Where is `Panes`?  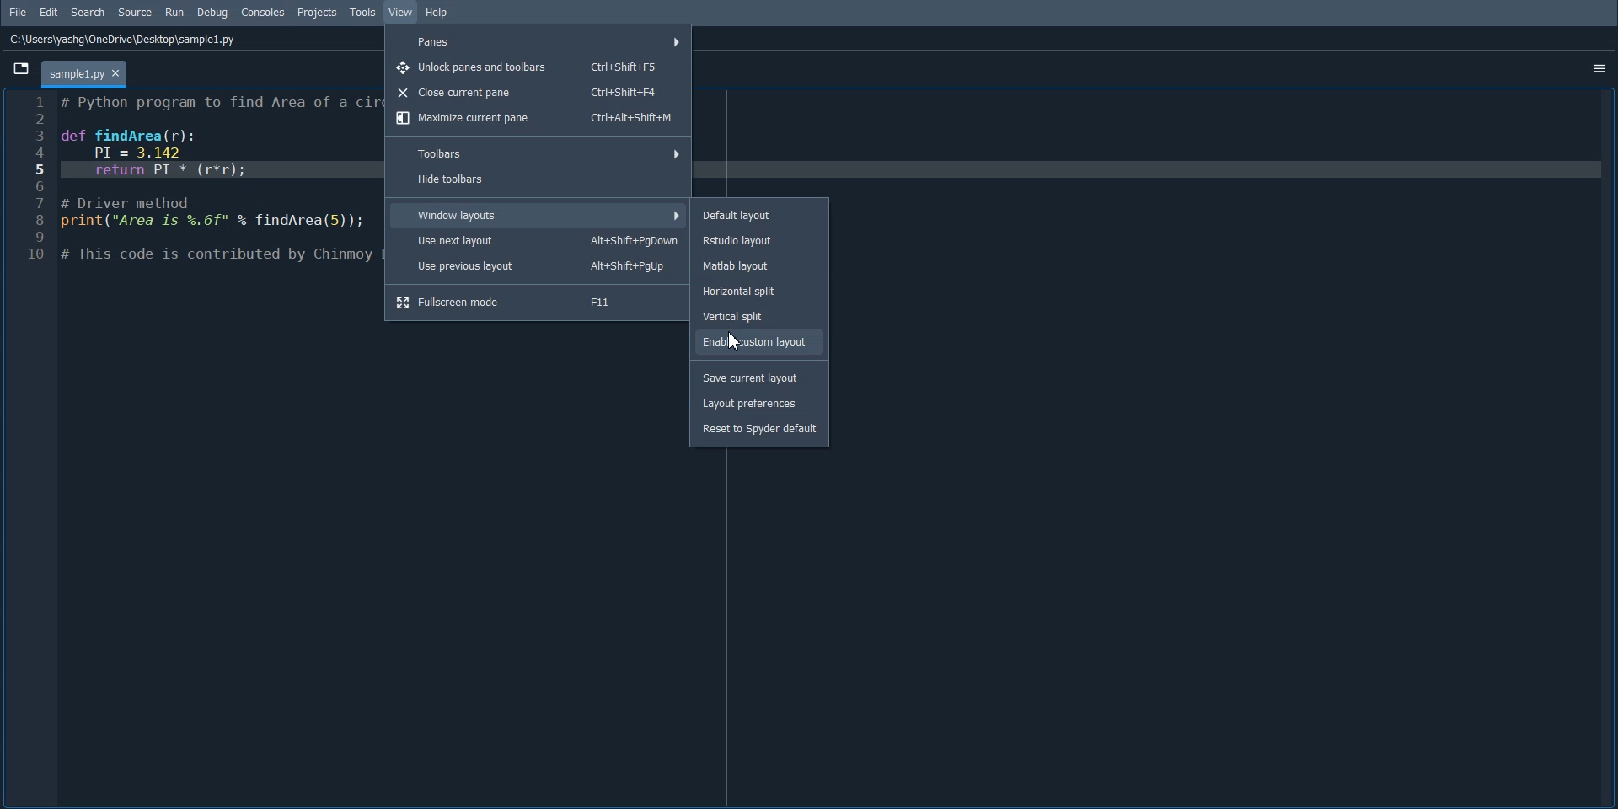
Panes is located at coordinates (537, 41).